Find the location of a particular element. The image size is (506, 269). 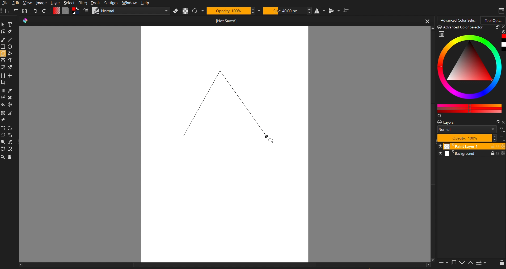

Horizontal Mirror is located at coordinates (319, 11).